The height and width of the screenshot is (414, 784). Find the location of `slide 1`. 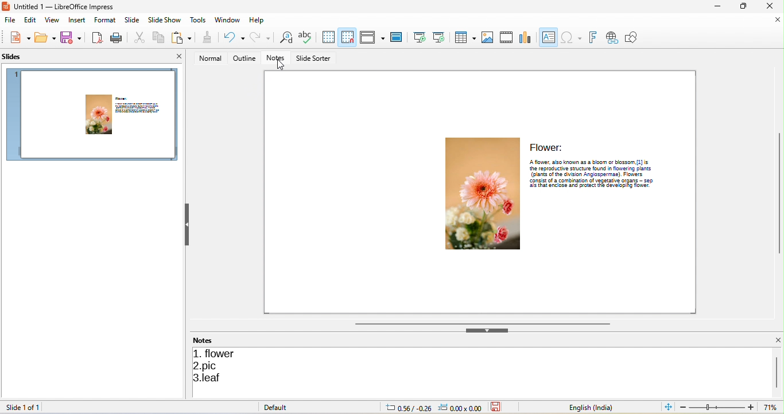

slide 1 is located at coordinates (94, 114).